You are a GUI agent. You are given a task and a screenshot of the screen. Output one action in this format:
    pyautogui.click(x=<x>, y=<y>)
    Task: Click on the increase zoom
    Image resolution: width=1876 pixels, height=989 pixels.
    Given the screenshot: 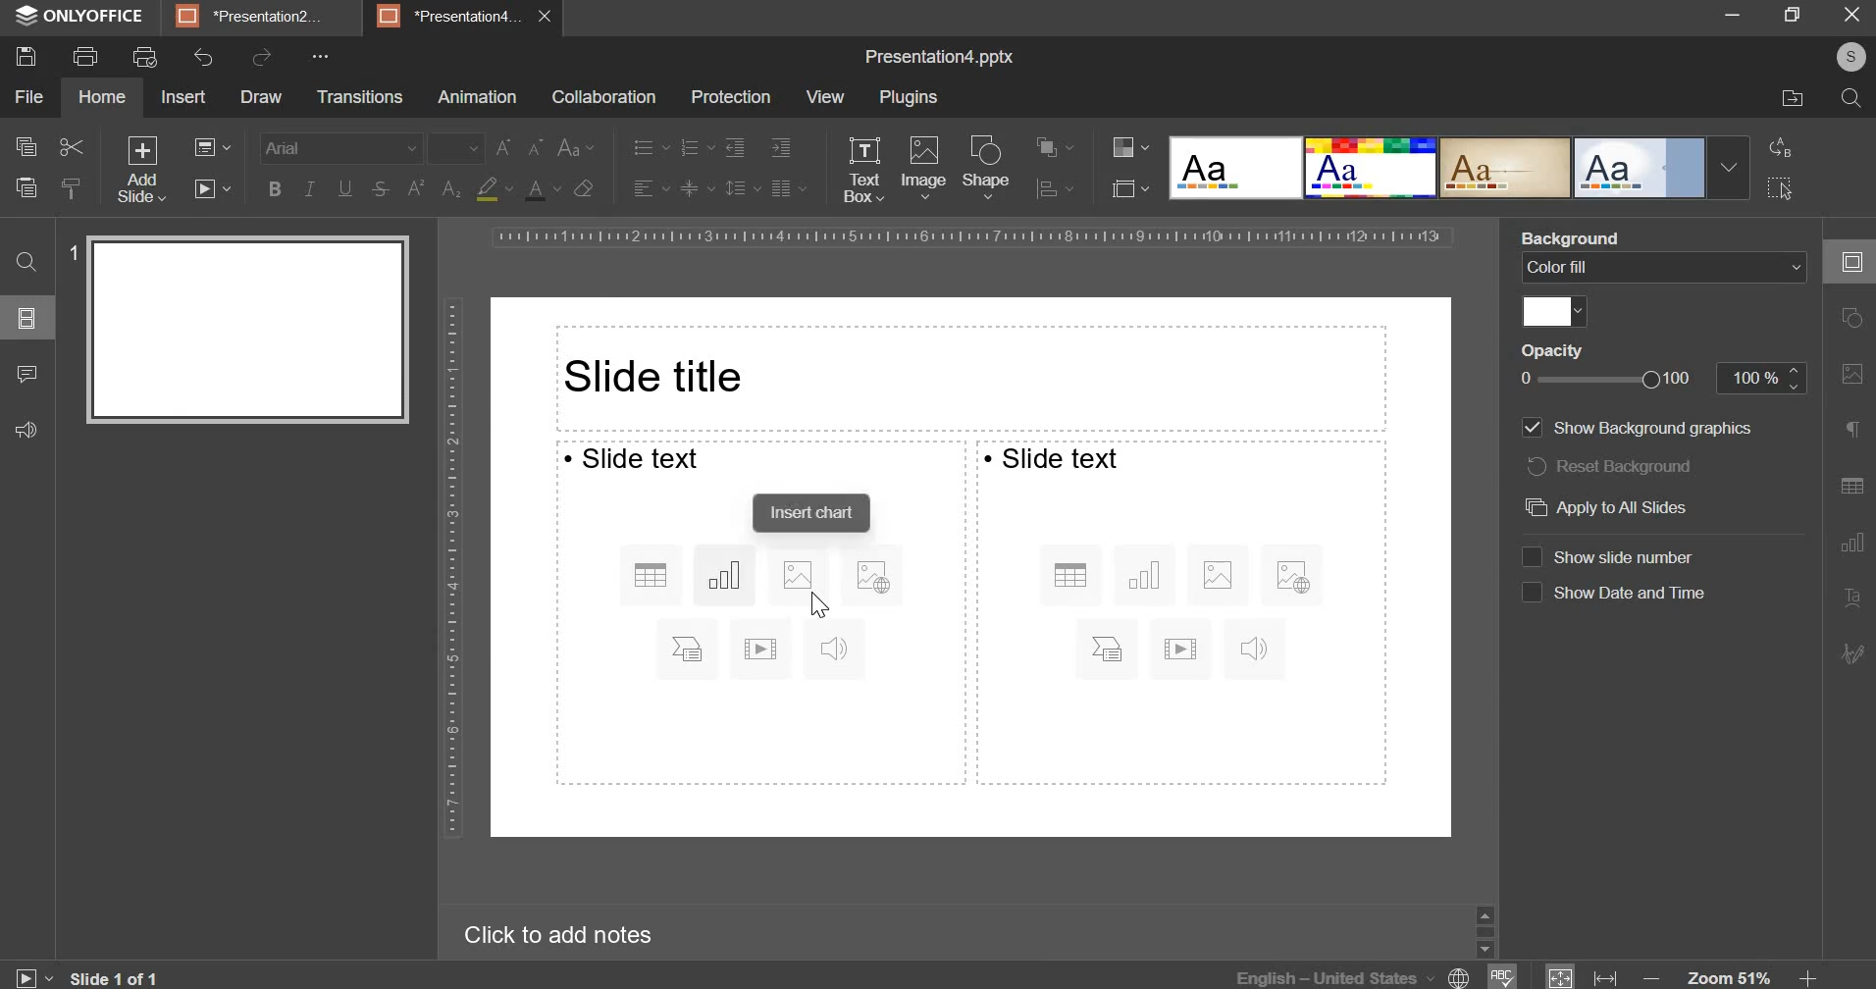 What is the action you would take?
    pyautogui.click(x=1807, y=977)
    